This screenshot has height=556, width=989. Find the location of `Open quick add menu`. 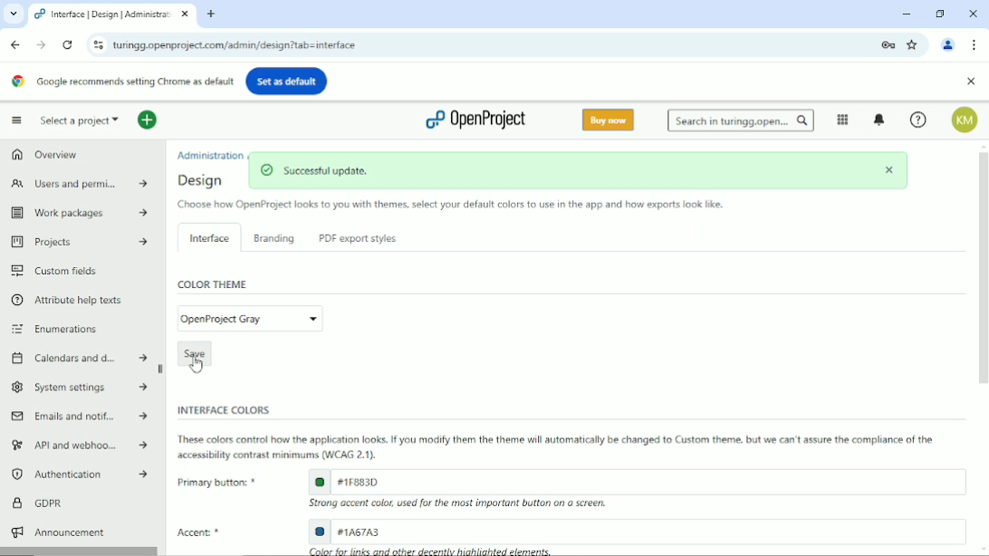

Open quick add menu is located at coordinates (147, 121).